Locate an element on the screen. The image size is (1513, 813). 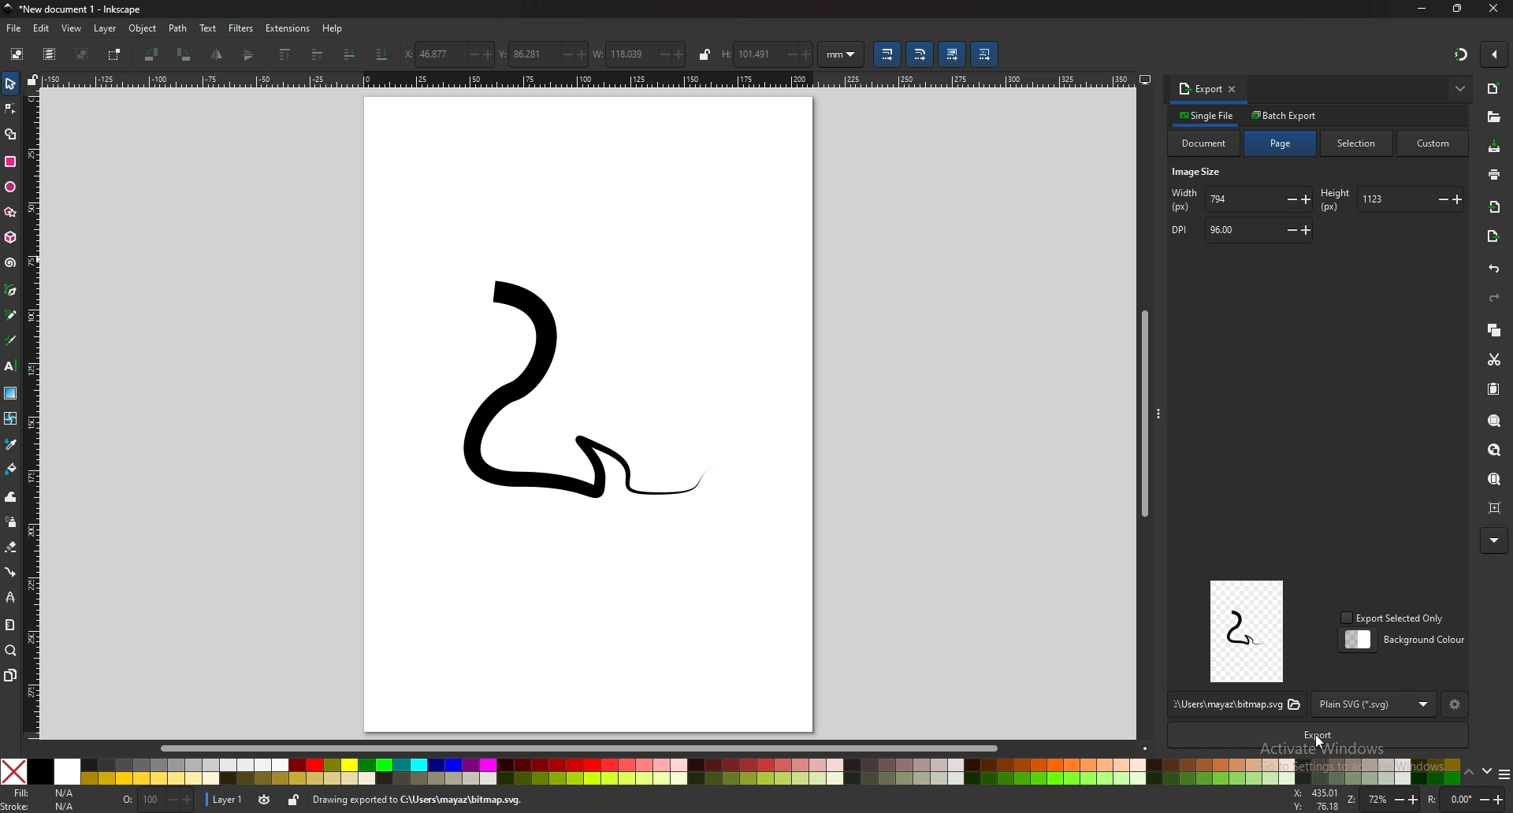
zoom drawing is located at coordinates (1497, 451).